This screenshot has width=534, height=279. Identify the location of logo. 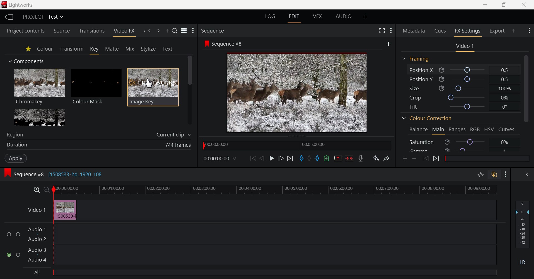
(4, 4).